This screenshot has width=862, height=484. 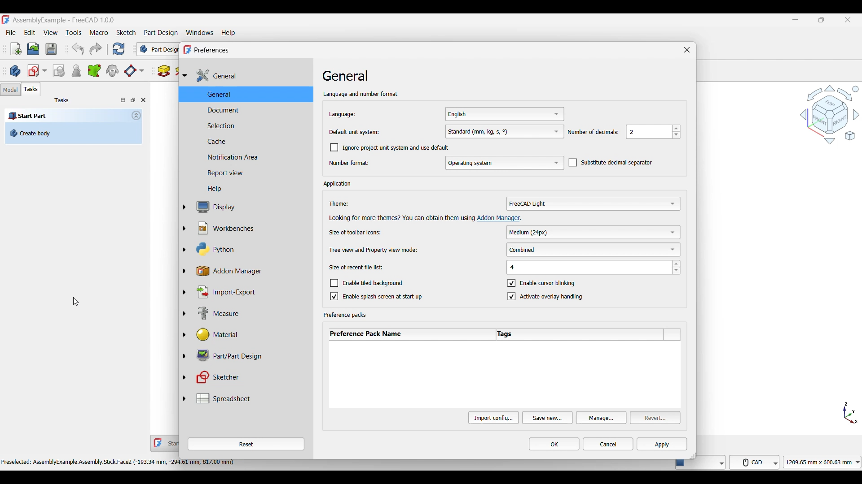 What do you see at coordinates (59, 71) in the screenshot?
I see `Validate sketch` at bounding box center [59, 71].